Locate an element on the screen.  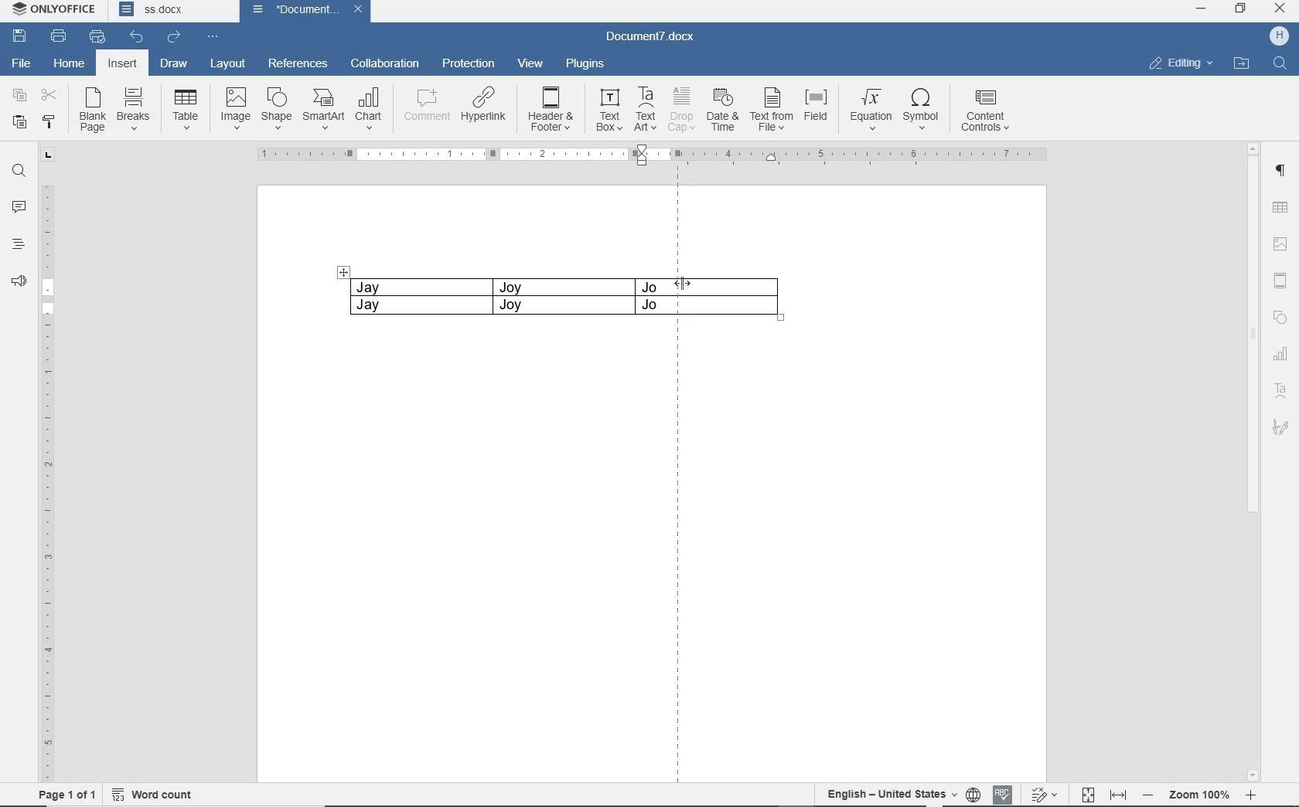
HEADER & FOOTER is located at coordinates (552, 110).